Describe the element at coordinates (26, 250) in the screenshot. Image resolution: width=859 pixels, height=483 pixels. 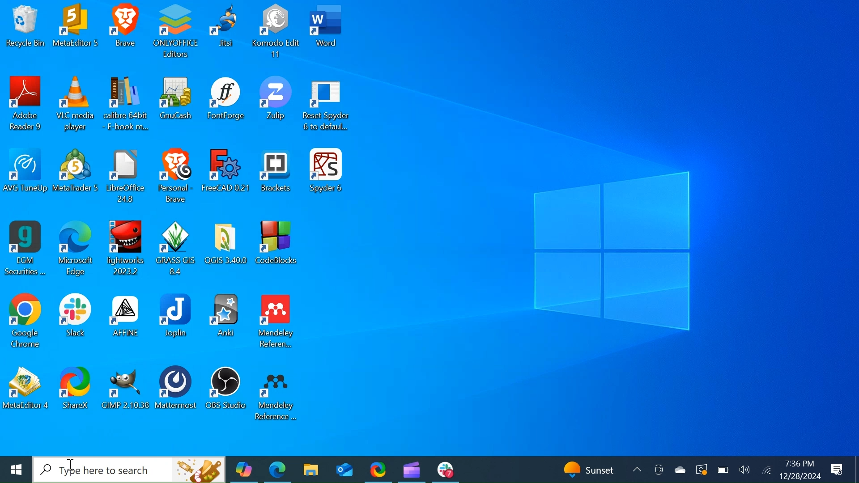
I see `EGM Securities Desktop Icon` at that location.